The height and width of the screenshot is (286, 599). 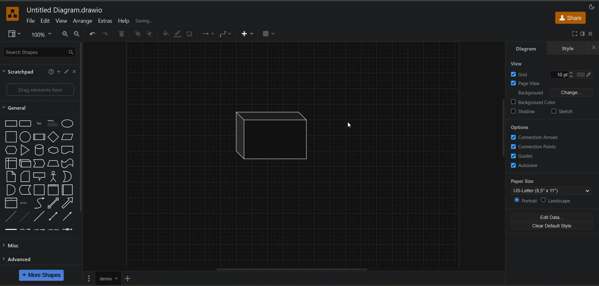 I want to click on line color, so click(x=179, y=34).